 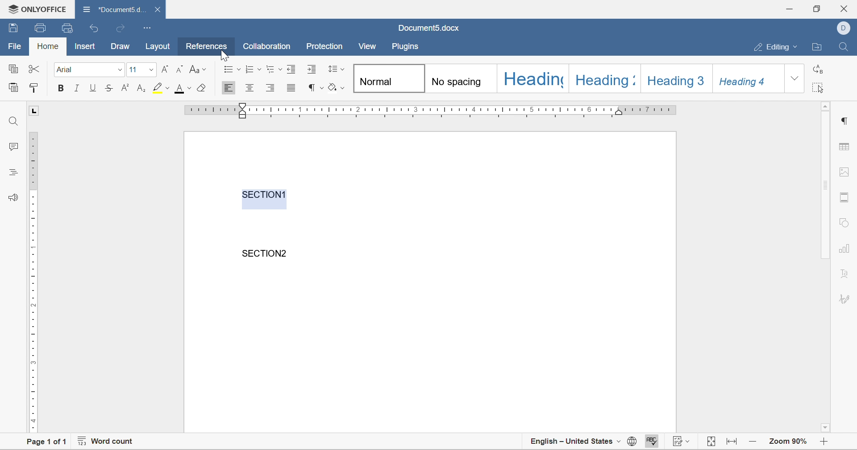 What do you see at coordinates (844, 222) in the screenshot?
I see `shape settings` at bounding box center [844, 222].